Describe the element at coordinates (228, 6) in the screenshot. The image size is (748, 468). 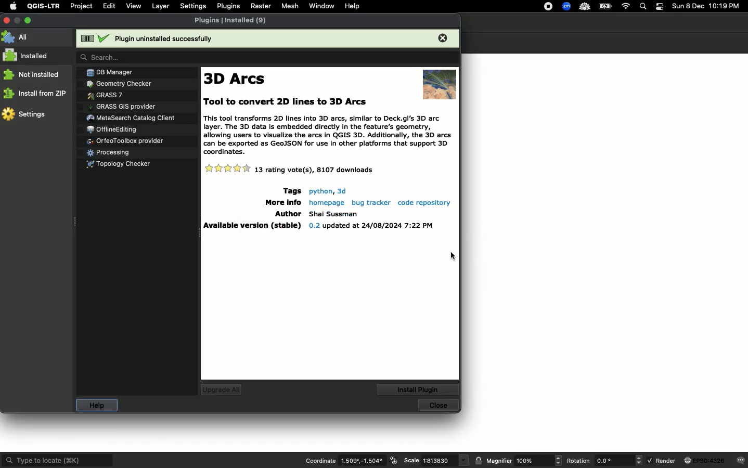
I see `Plugins` at that location.